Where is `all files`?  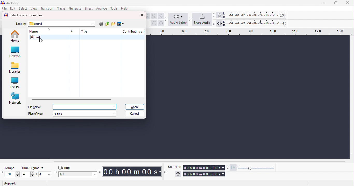
all files is located at coordinates (86, 114).